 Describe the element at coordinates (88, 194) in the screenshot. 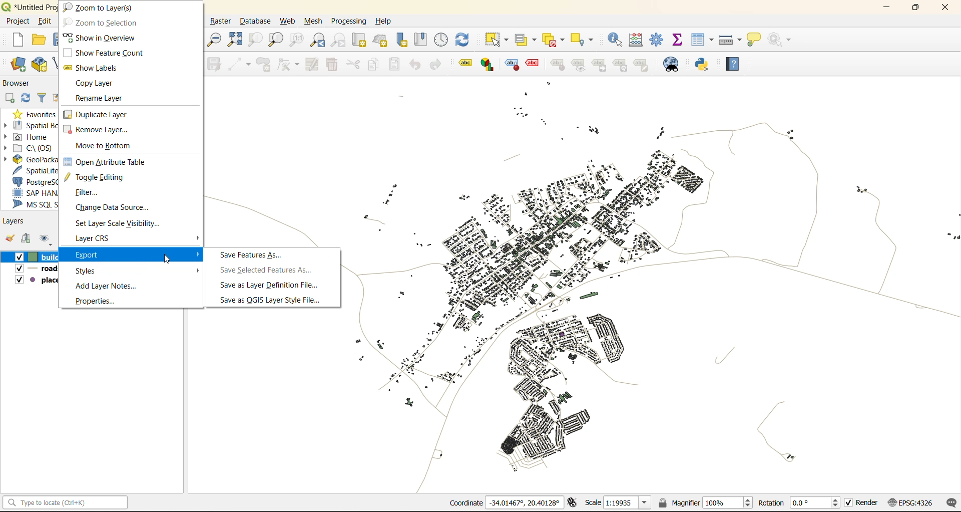

I see `filter` at that location.